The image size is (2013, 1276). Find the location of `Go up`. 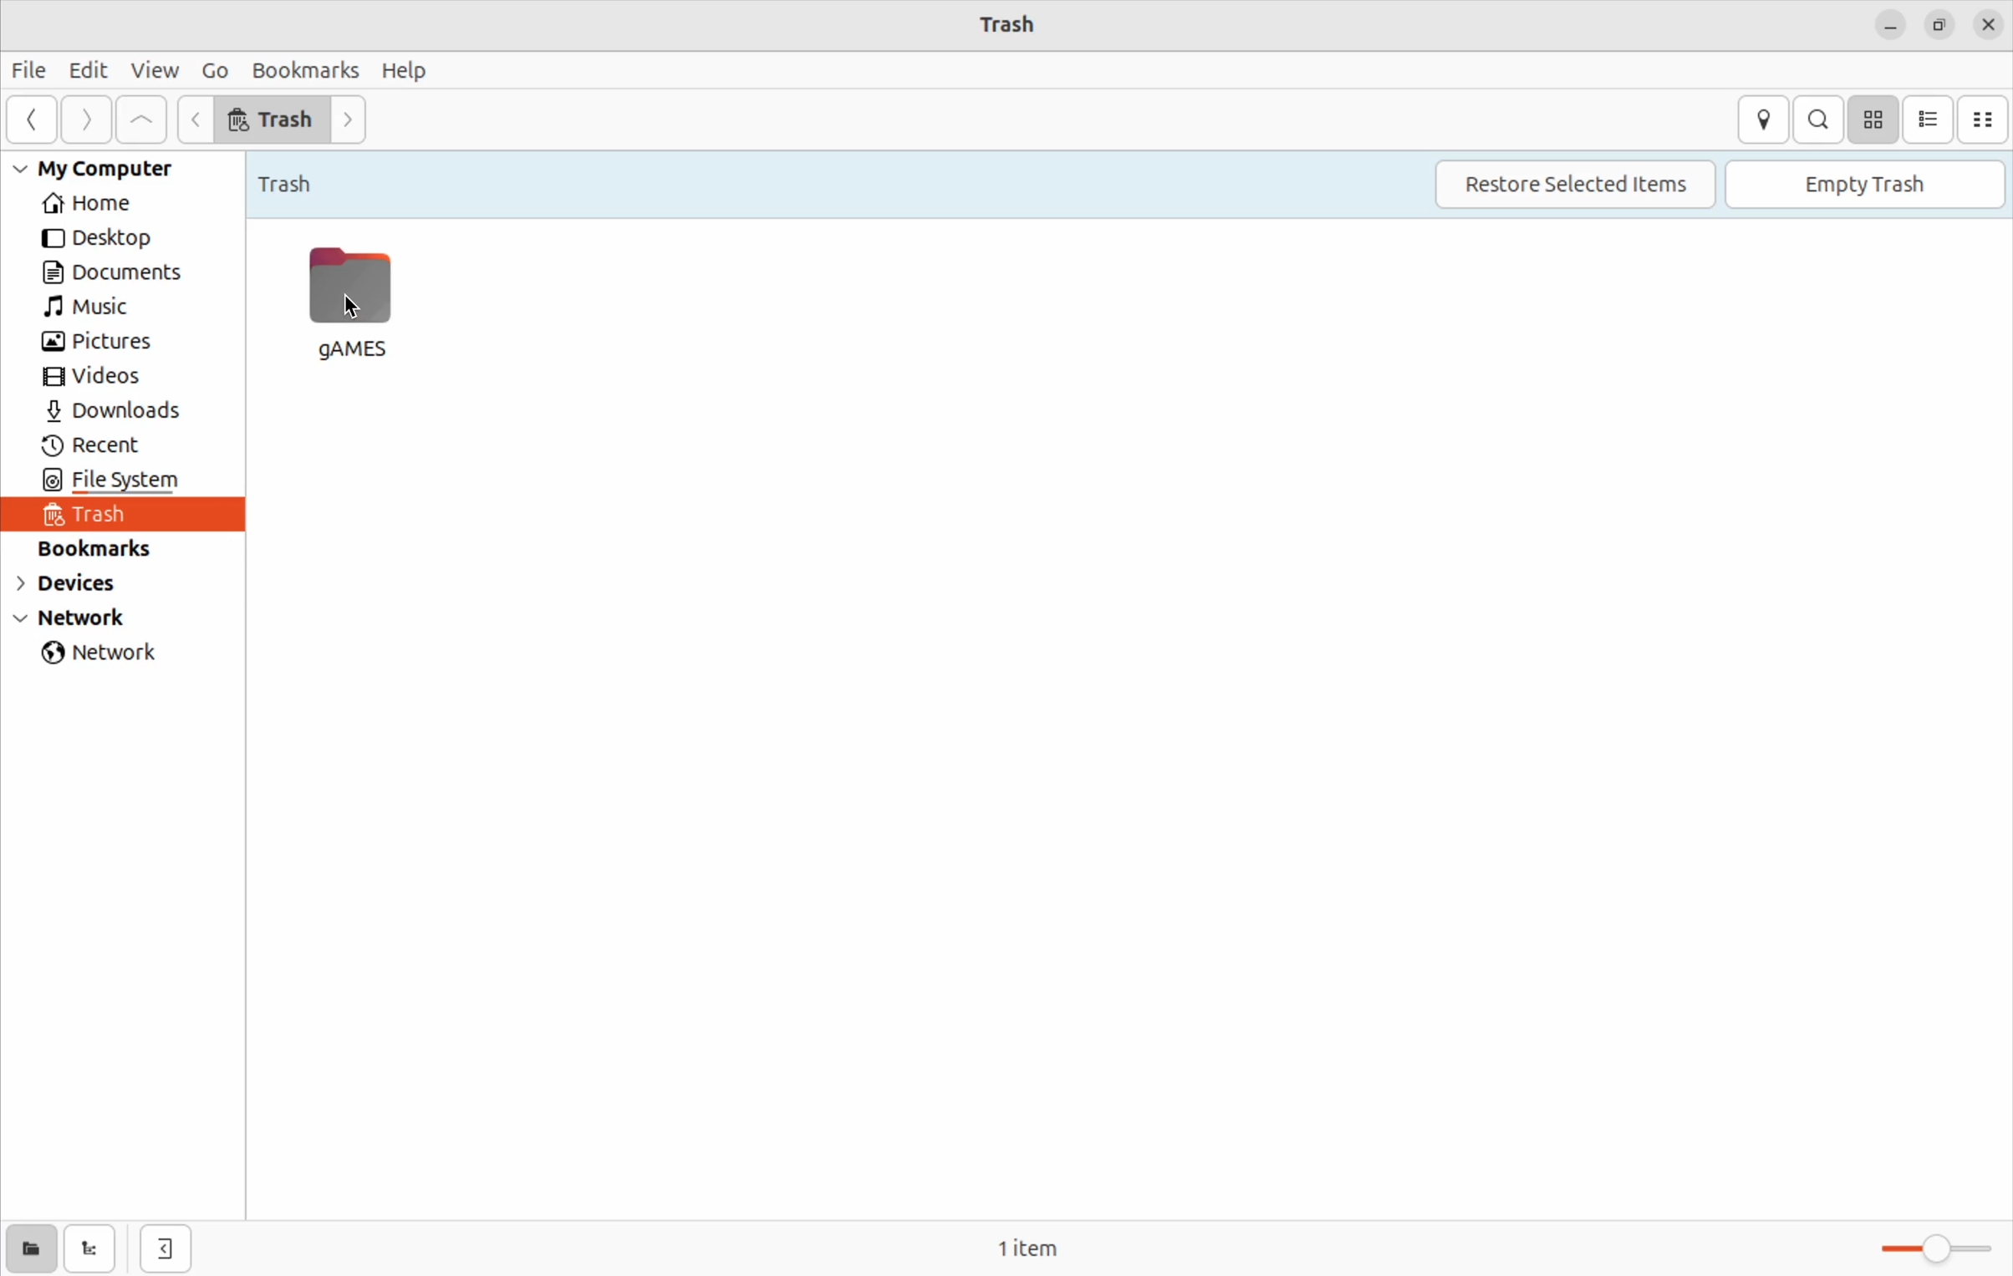

Go up is located at coordinates (143, 120).